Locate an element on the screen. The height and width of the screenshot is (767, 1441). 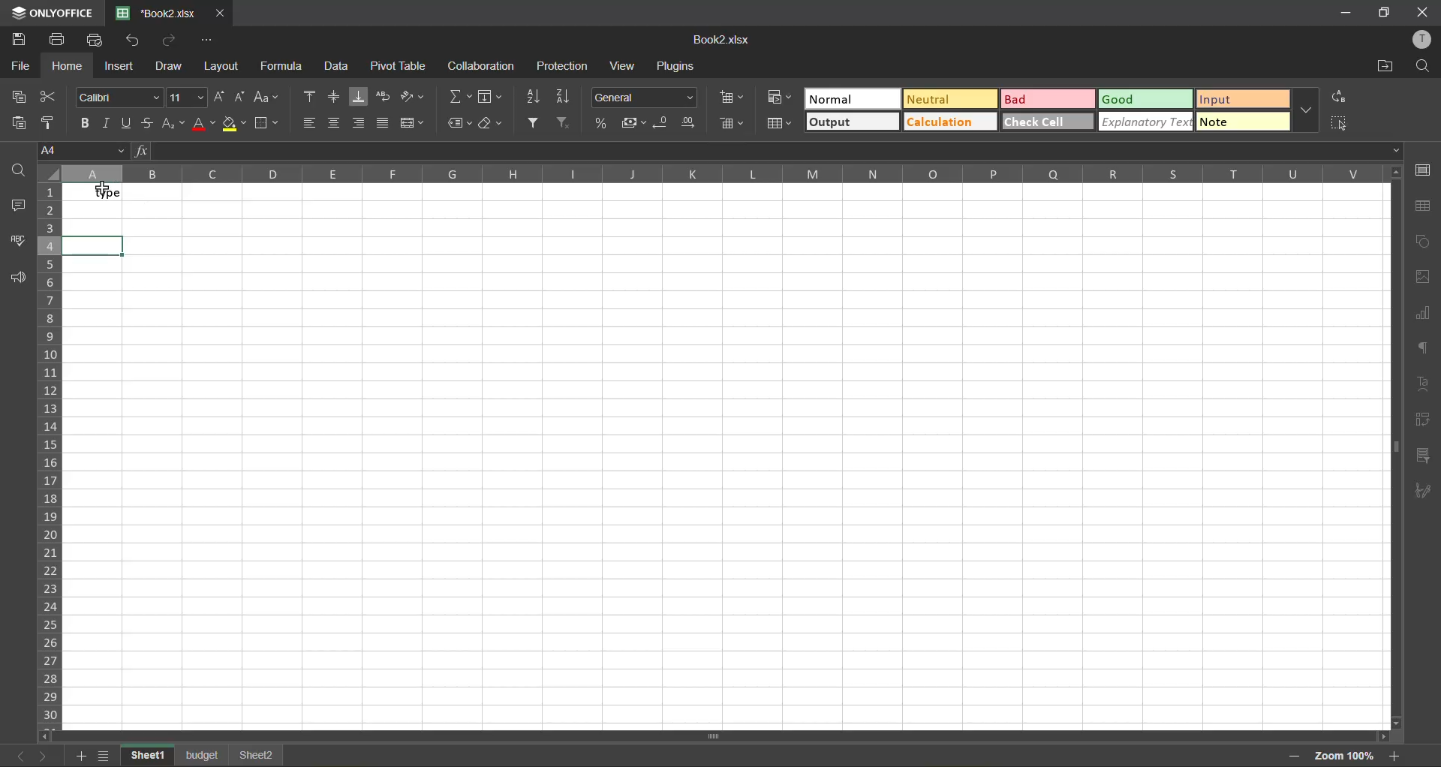
more options is located at coordinates (1308, 111).